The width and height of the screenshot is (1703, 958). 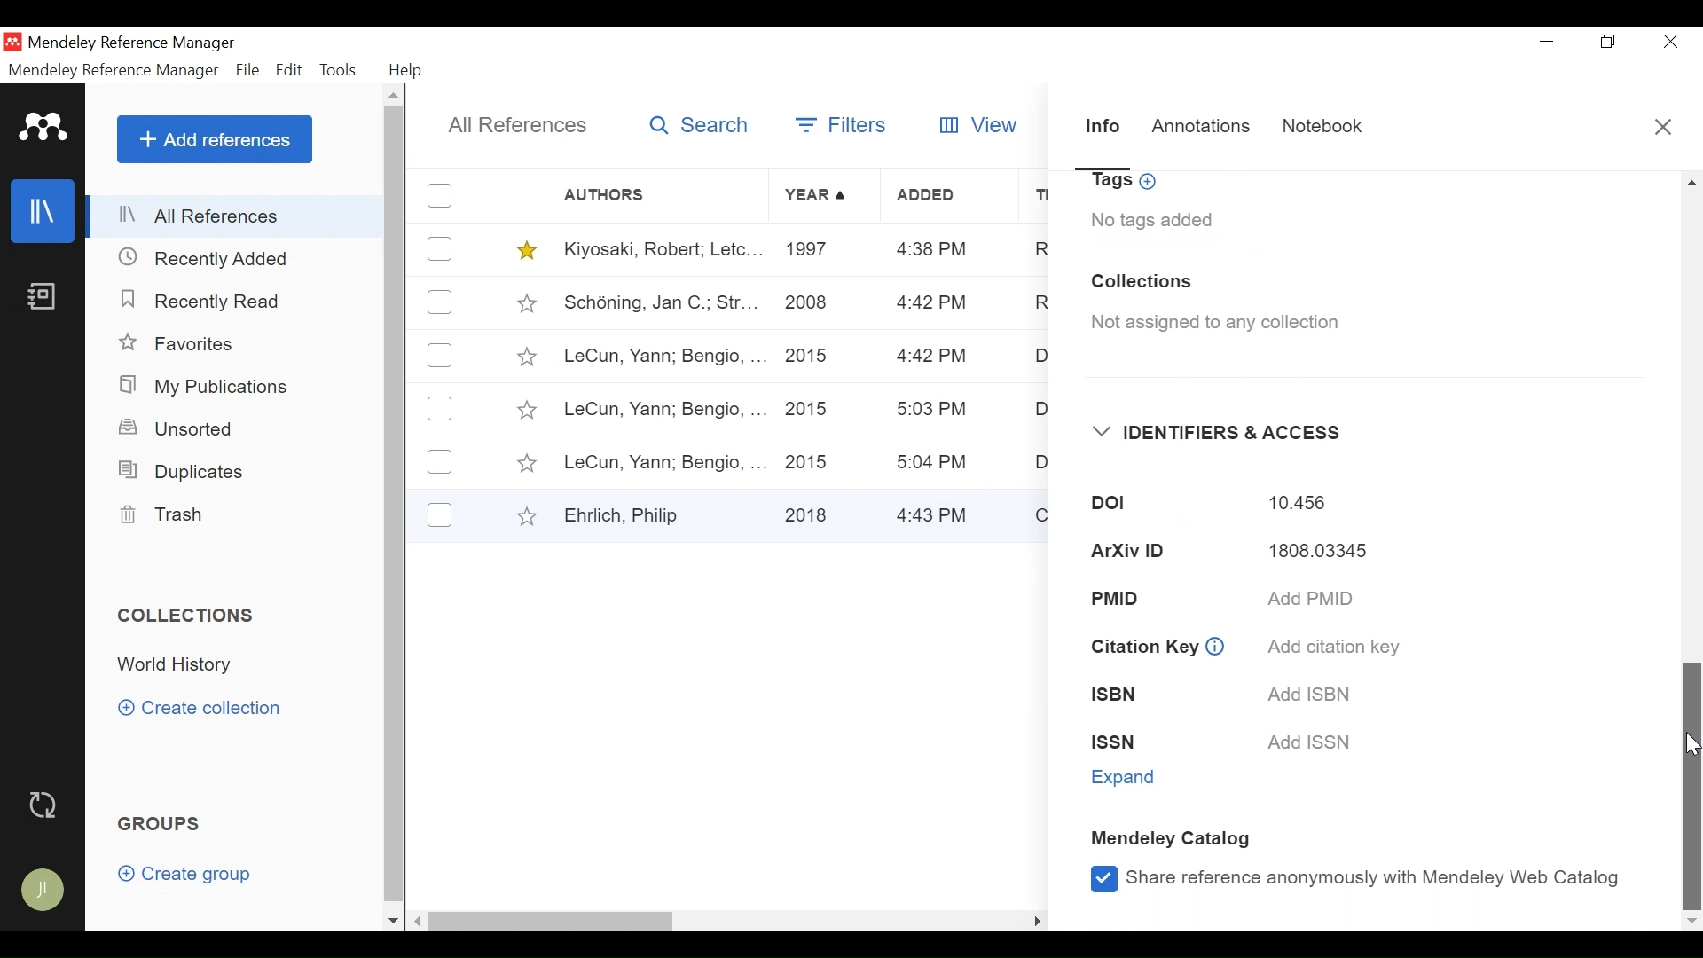 What do you see at coordinates (188, 616) in the screenshot?
I see `Collections` at bounding box center [188, 616].